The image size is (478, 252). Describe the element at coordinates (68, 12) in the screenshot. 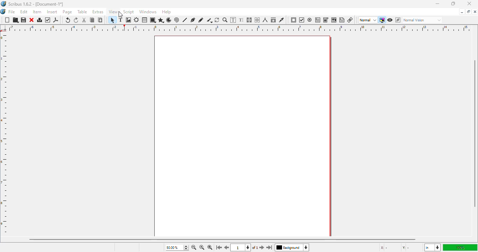

I see `page` at that location.